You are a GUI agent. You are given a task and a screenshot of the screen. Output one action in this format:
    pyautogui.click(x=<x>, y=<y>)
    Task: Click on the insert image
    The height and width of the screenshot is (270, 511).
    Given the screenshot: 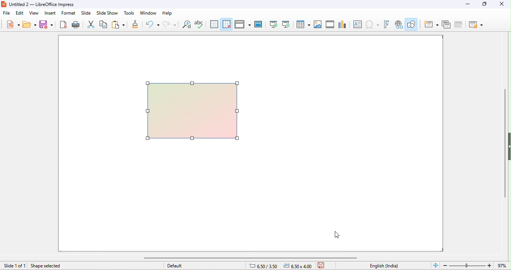 What is the action you would take?
    pyautogui.click(x=318, y=24)
    